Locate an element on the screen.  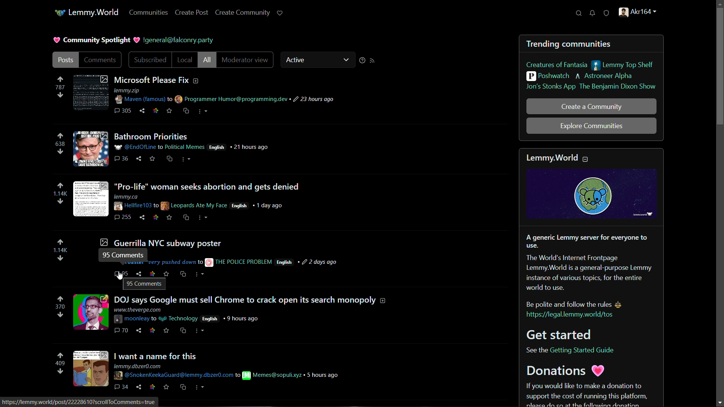
downvote is located at coordinates (62, 371).